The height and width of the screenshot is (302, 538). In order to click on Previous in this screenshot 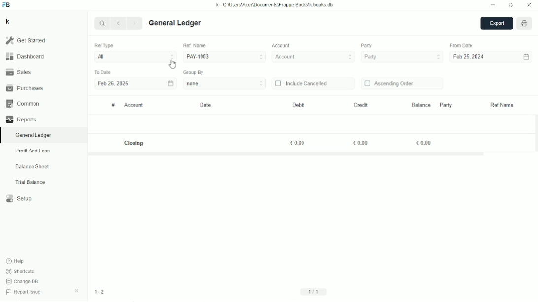, I will do `click(119, 24)`.